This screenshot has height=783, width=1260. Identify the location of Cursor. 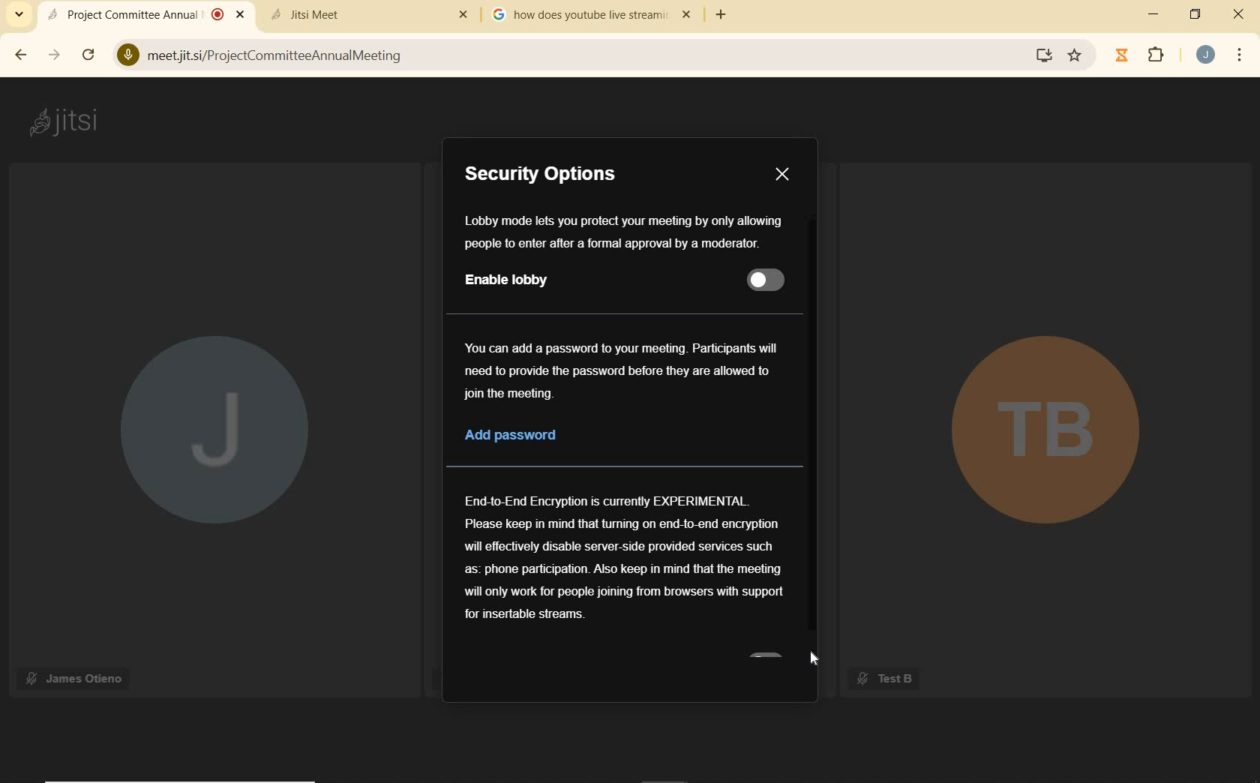
(816, 658).